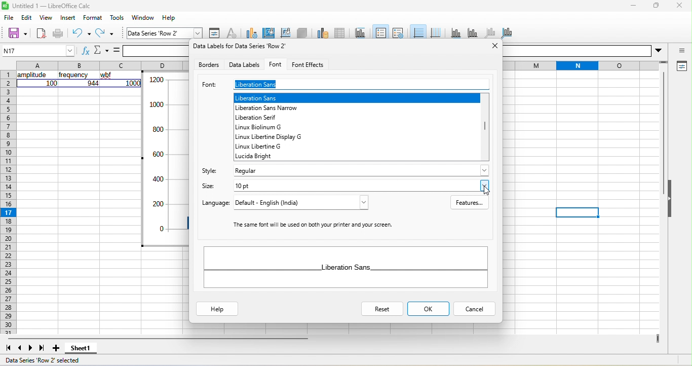 The width and height of the screenshot is (692, 366). What do you see at coordinates (360, 32) in the screenshot?
I see `title` at bounding box center [360, 32].